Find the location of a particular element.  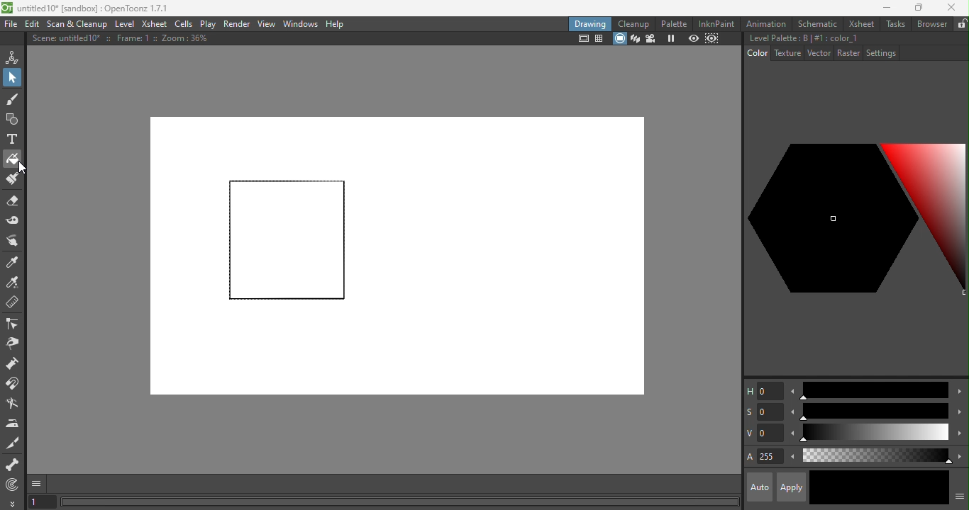

Style picker tool is located at coordinates (16, 261).